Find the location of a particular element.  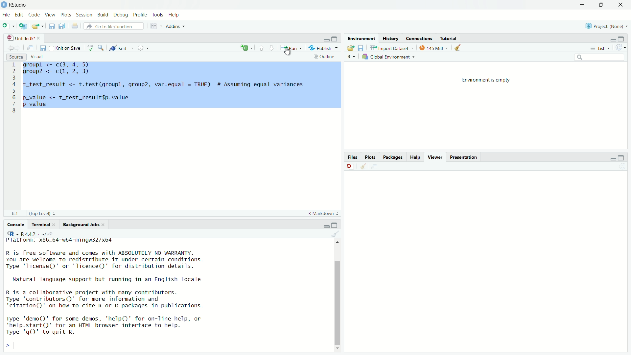

Debug is located at coordinates (120, 14).